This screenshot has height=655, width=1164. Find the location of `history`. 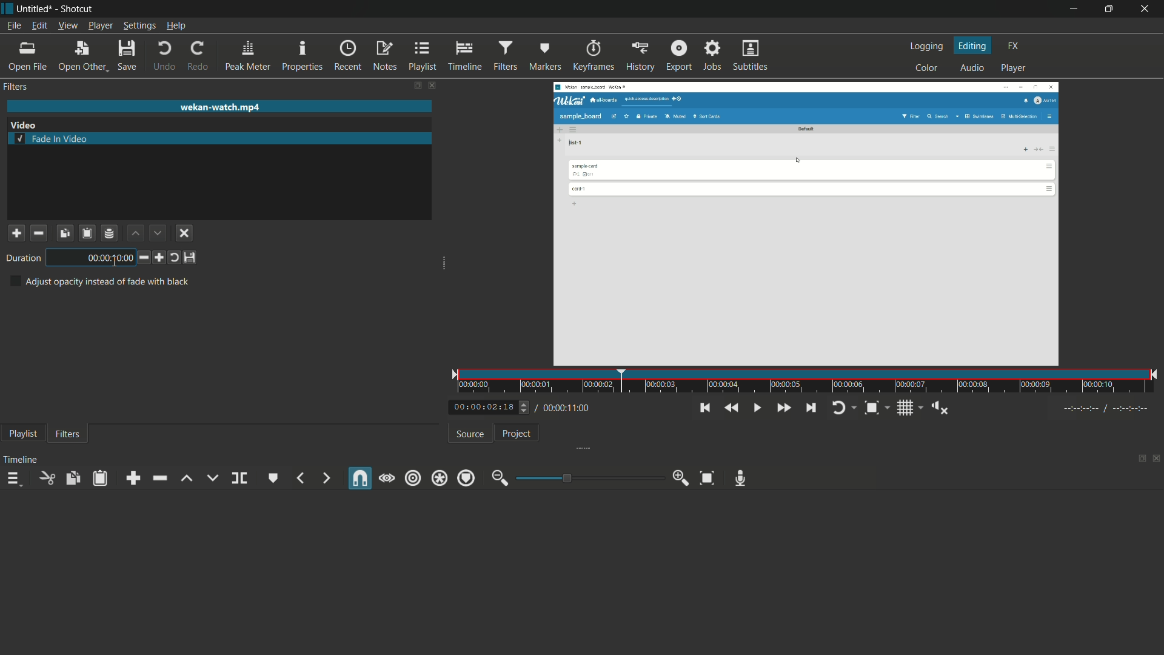

history is located at coordinates (640, 56).